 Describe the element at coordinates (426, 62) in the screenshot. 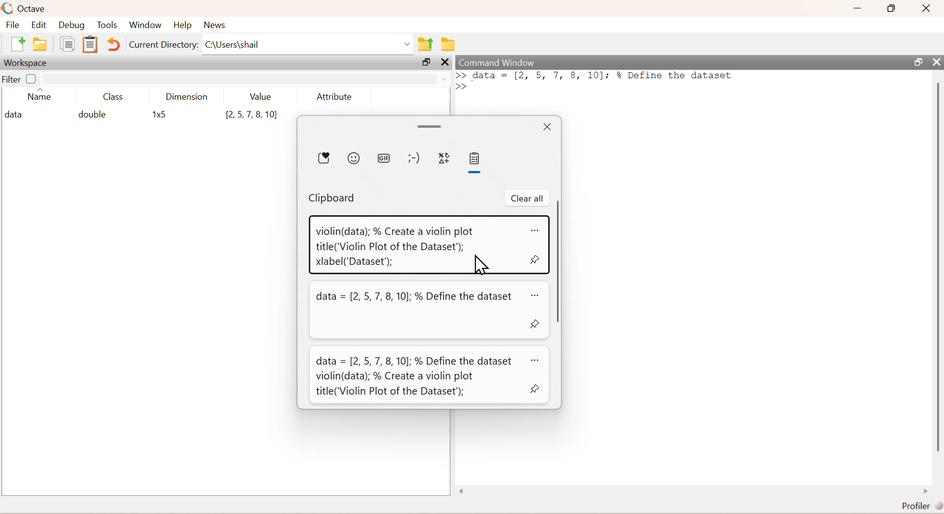

I see `open in separate window` at that location.